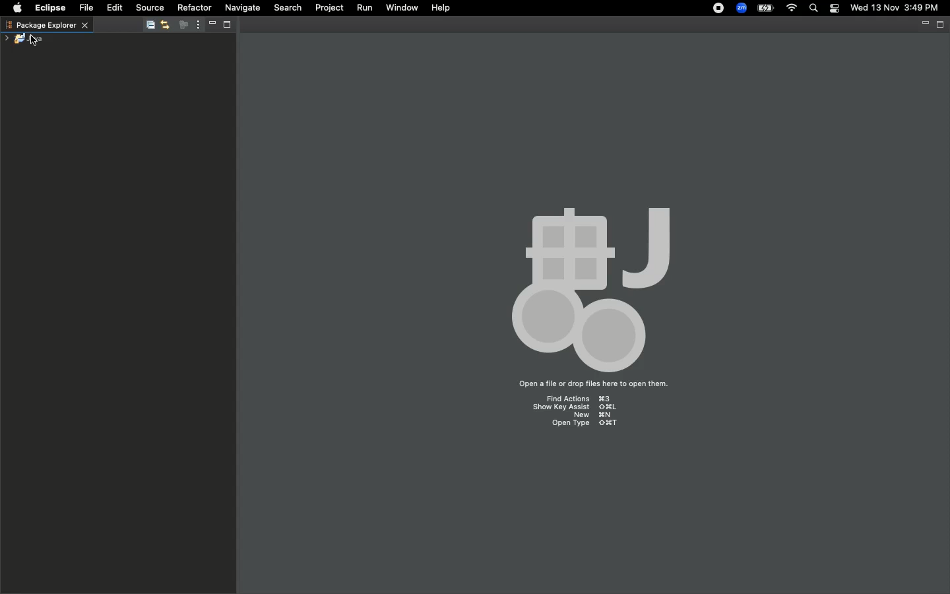 This screenshot has height=594, width=950. What do you see at coordinates (194, 8) in the screenshot?
I see `Refactor` at bounding box center [194, 8].